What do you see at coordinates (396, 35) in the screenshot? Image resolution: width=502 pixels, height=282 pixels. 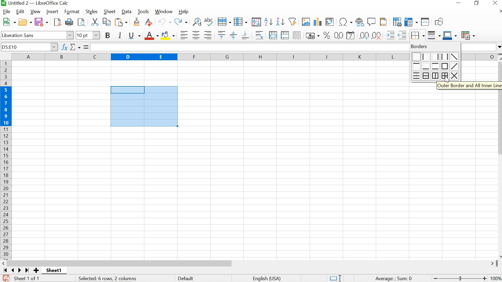 I see `INCREASE INDENT OR DECREASE INDENT` at bounding box center [396, 35].